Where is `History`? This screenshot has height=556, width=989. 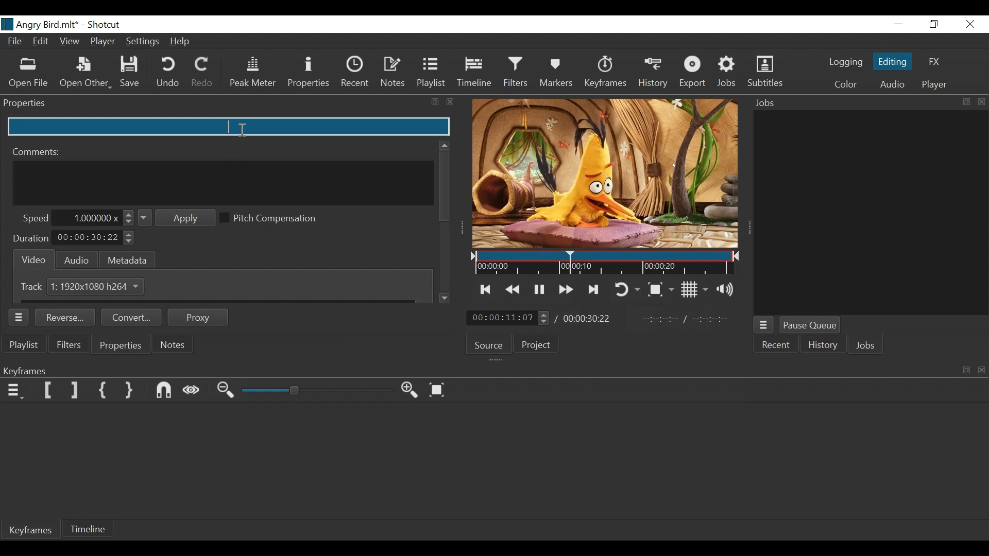
History is located at coordinates (653, 75).